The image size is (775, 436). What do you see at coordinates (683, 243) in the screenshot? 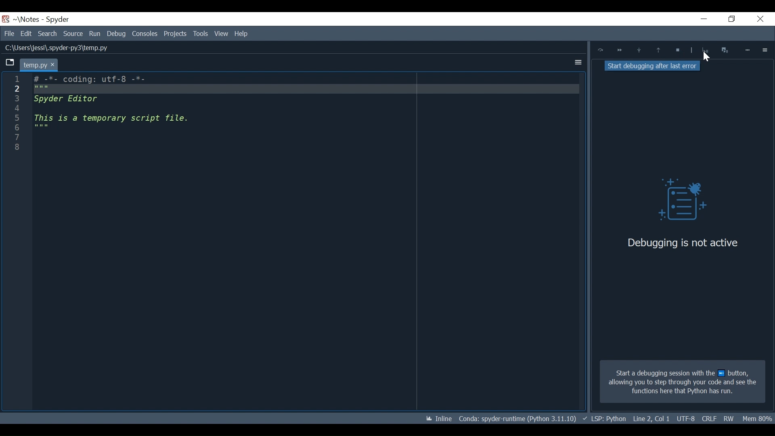
I see `Debugging is not active` at bounding box center [683, 243].